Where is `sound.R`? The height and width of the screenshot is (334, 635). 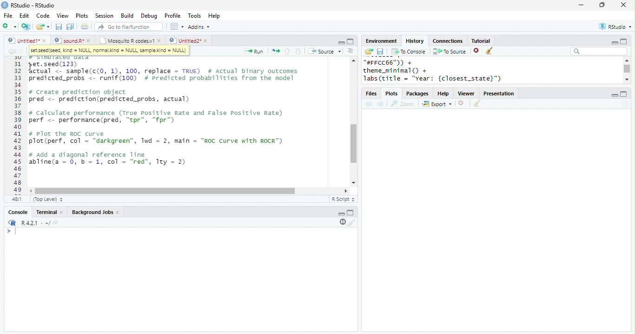 sound.R is located at coordinates (69, 40).